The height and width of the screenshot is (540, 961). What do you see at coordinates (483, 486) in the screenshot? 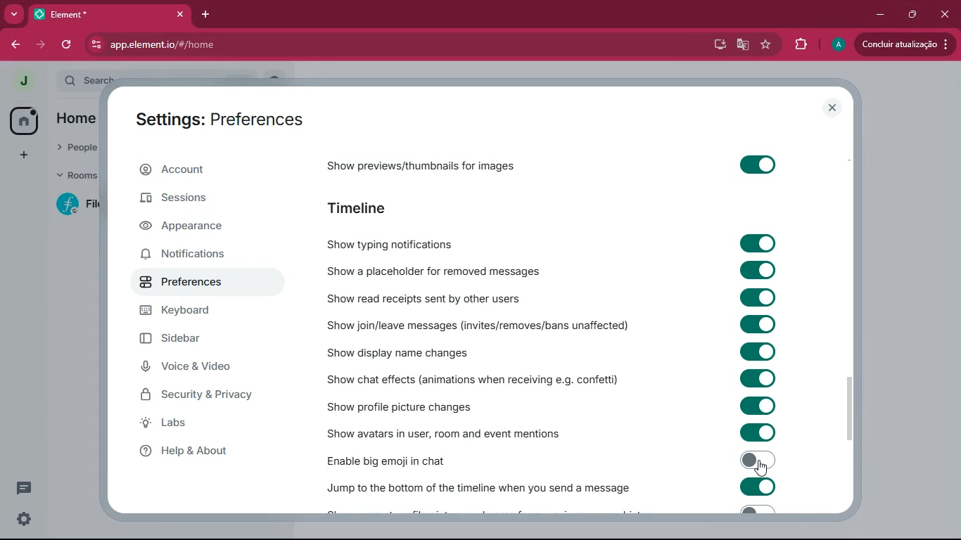
I see `jump to the bottom of the timeline when you send a message` at bounding box center [483, 486].